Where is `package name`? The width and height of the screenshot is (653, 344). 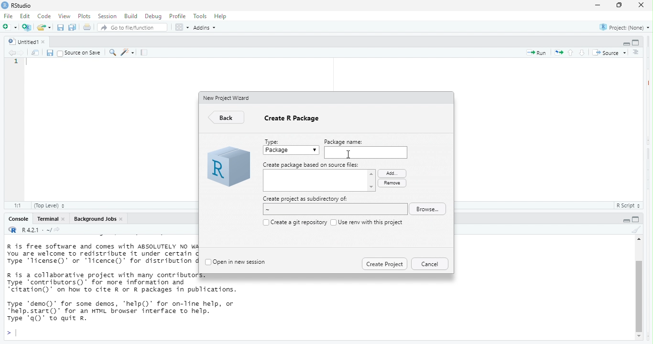 package name is located at coordinates (365, 152).